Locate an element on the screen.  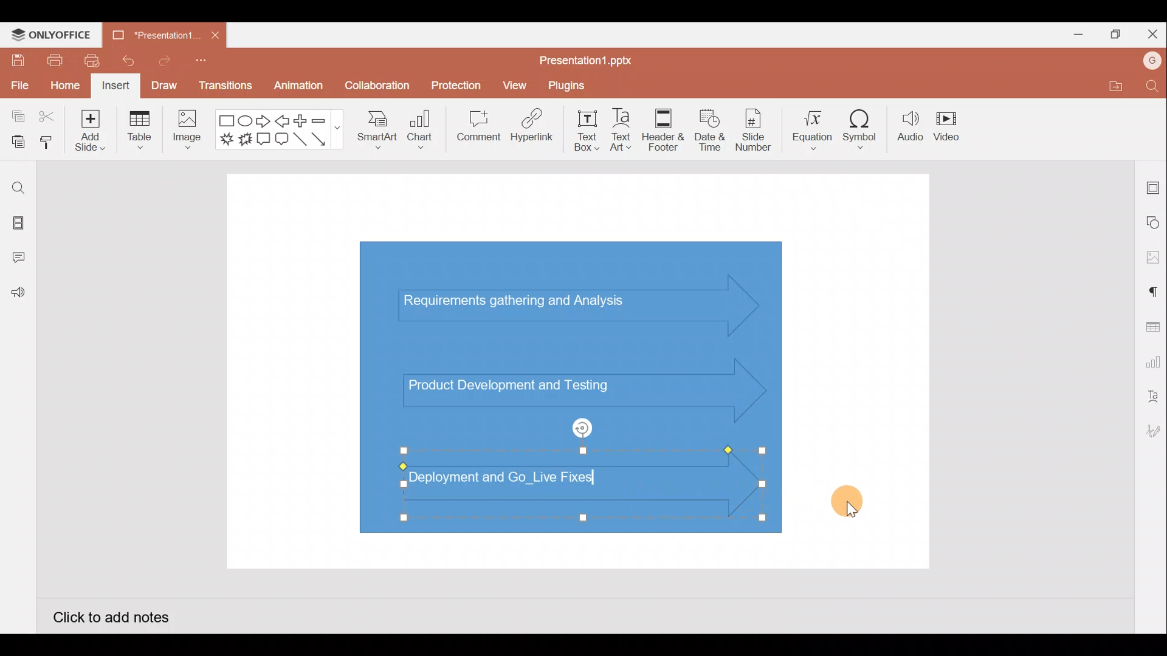
Hyperlink is located at coordinates (529, 127).